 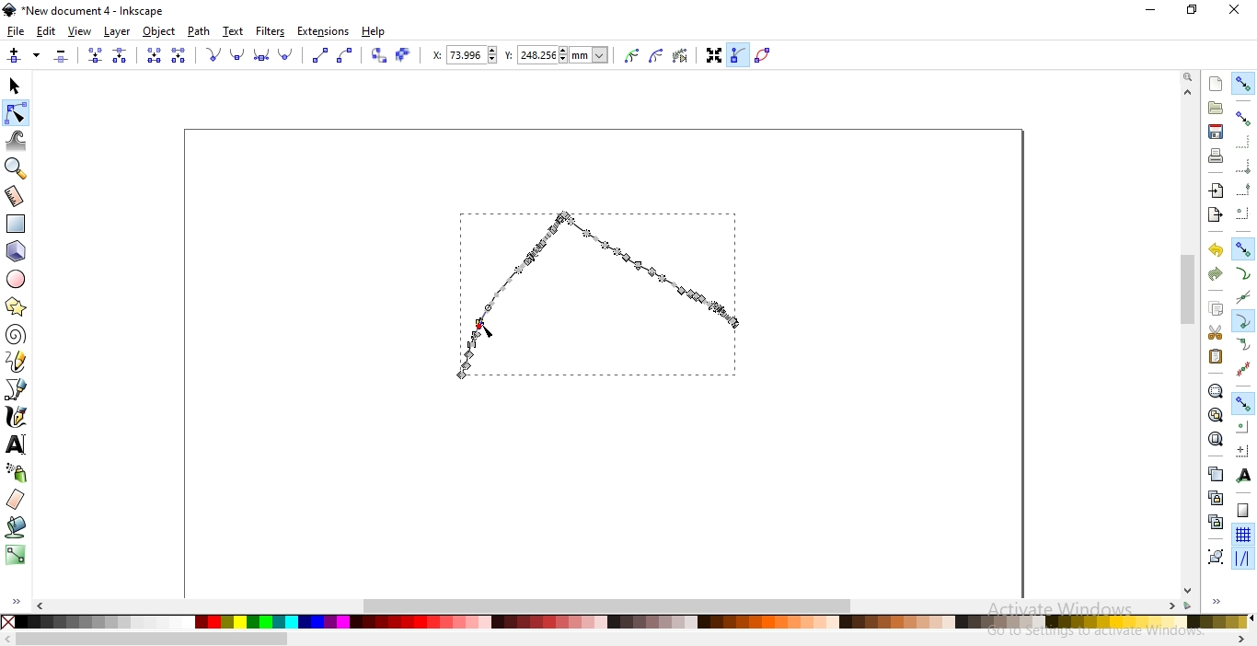 I want to click on make selected nodes smooth, so click(x=239, y=55).